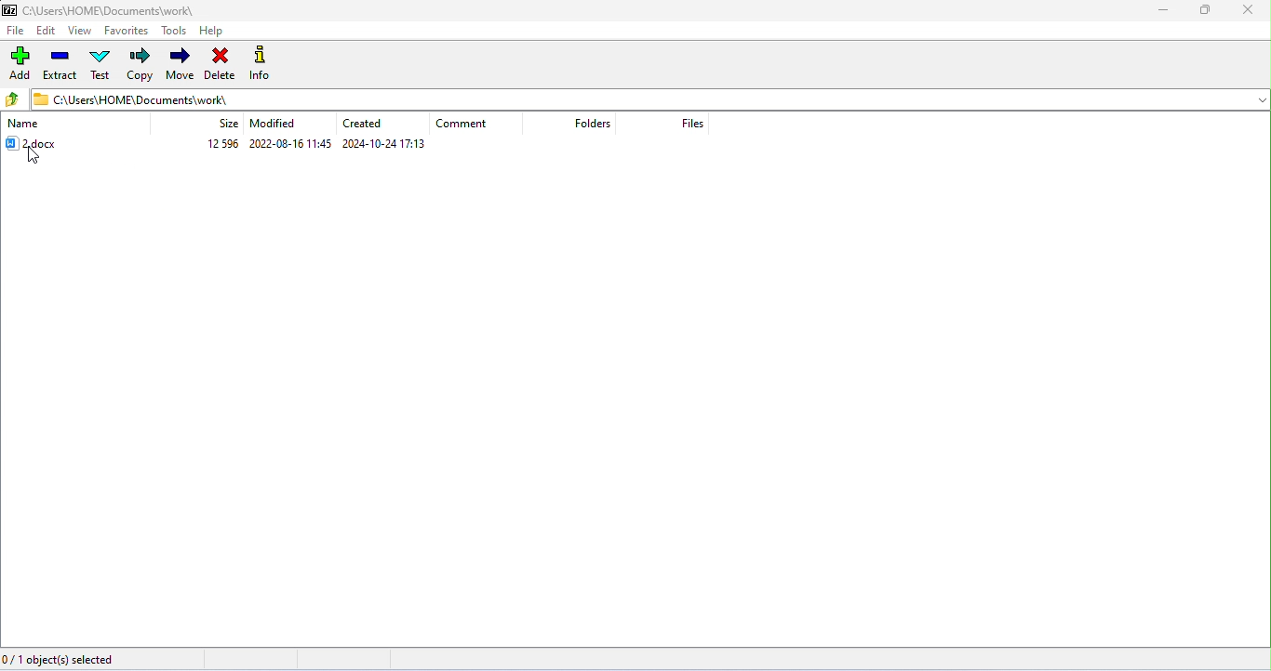 Image resolution: width=1271 pixels, height=671 pixels. Describe the element at coordinates (1165, 13) in the screenshot. I see `minimize` at that location.